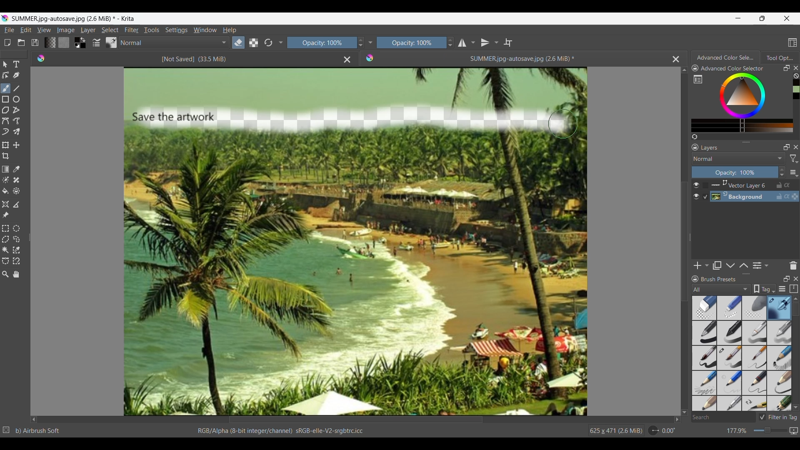 The height and width of the screenshot is (450, 800). I want to click on Fill patterns, so click(64, 42).